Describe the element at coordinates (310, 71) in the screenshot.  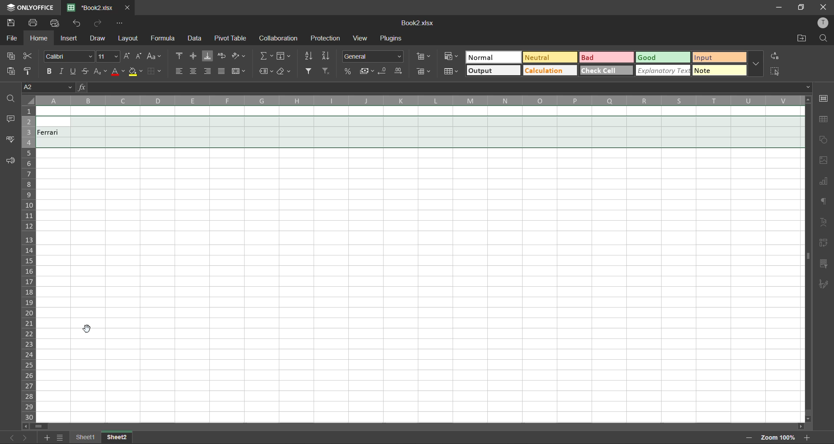
I see `filter` at that location.